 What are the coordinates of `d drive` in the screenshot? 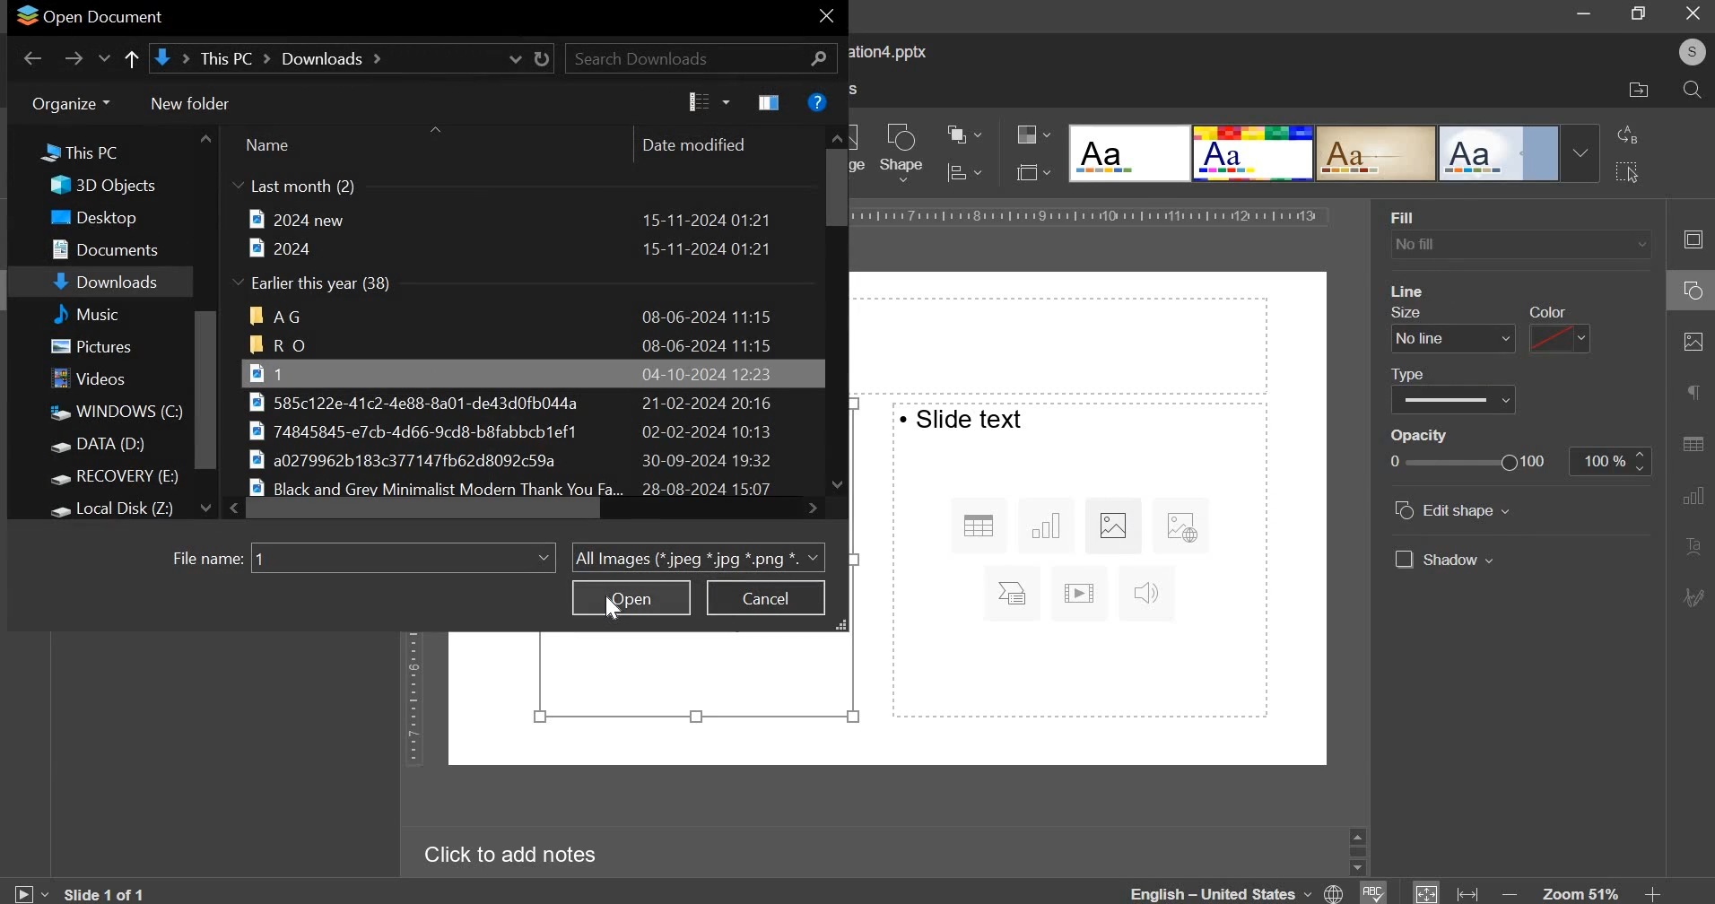 It's located at (109, 447).